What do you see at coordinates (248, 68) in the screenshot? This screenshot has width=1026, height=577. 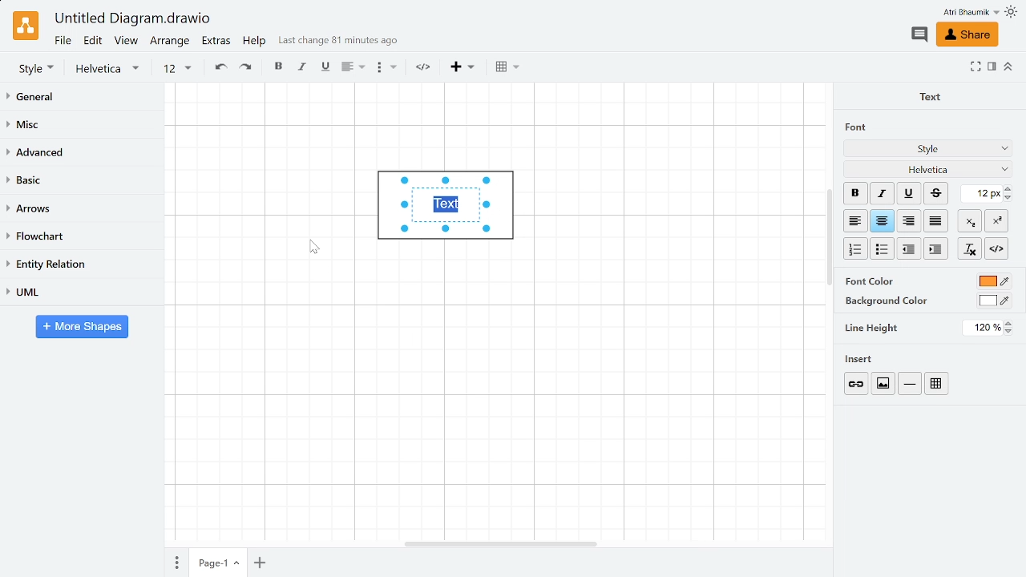 I see `redo` at bounding box center [248, 68].